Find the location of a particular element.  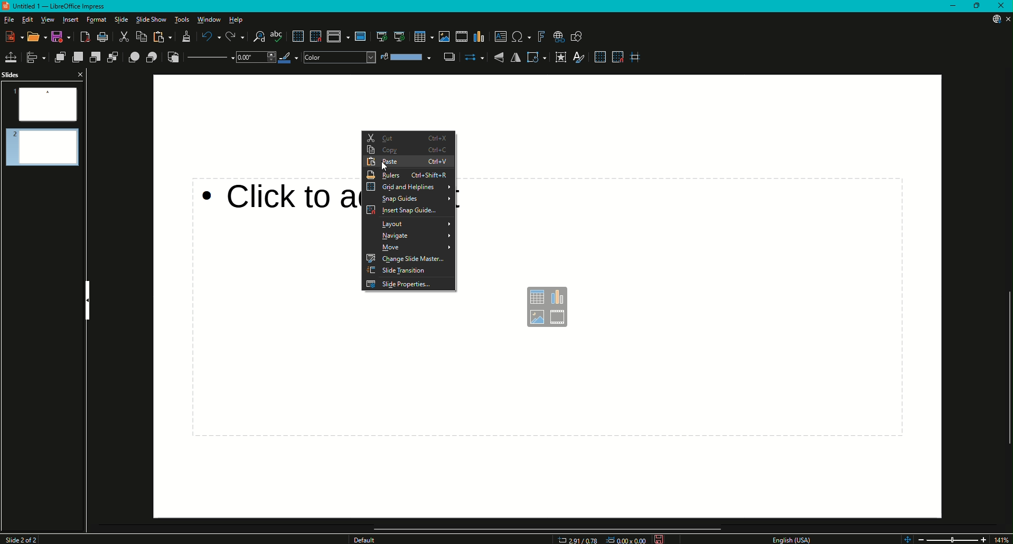

Start from first slide is located at coordinates (379, 35).